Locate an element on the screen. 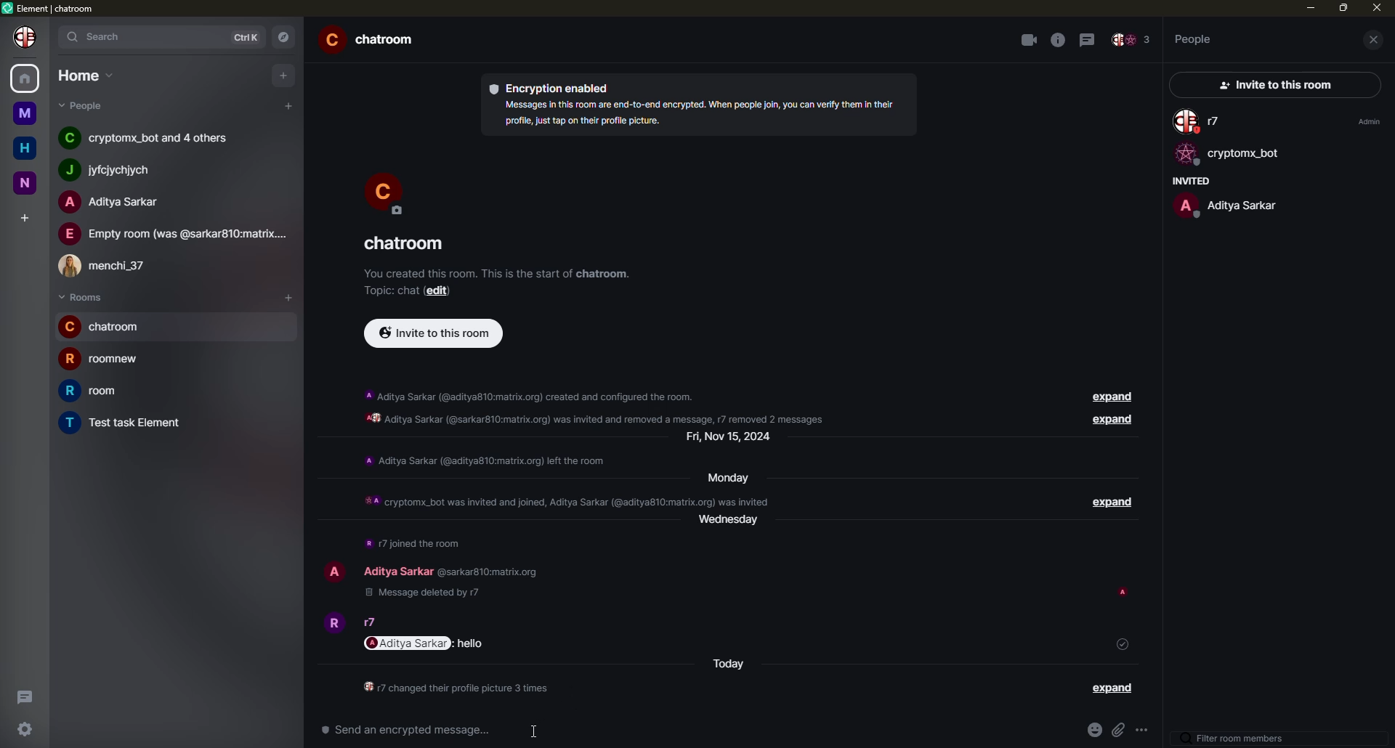 Image resolution: width=1395 pixels, height=748 pixels. add is located at coordinates (292, 296).